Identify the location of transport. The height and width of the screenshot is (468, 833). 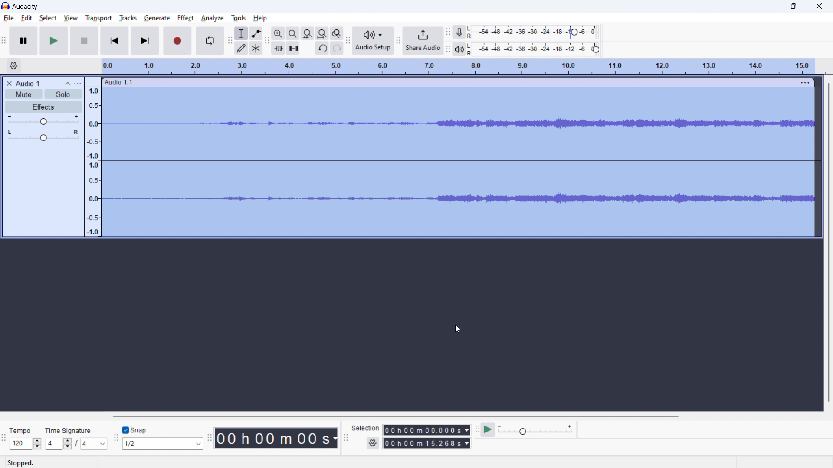
(98, 19).